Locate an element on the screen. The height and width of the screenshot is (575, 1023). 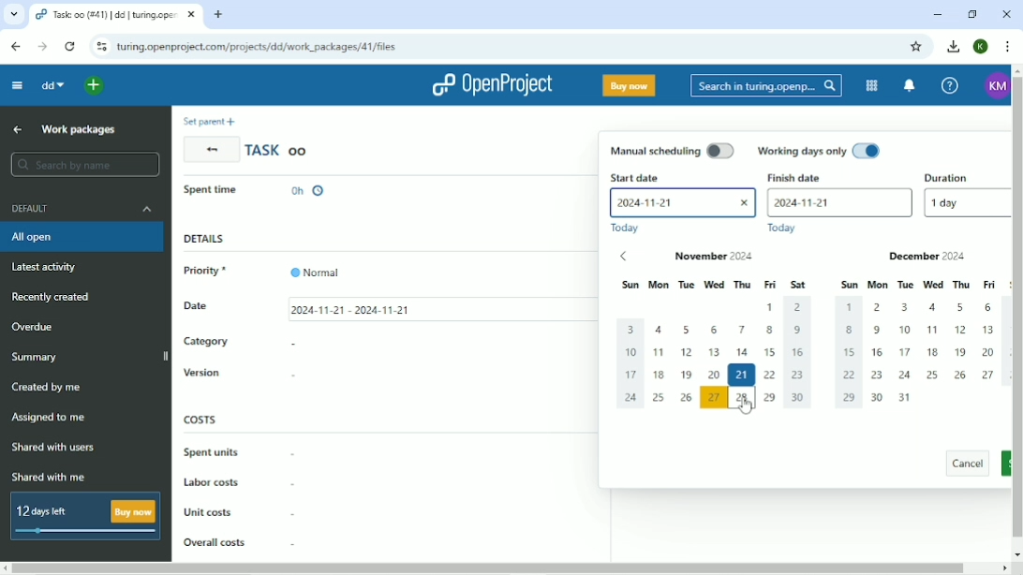
KM is located at coordinates (993, 84).